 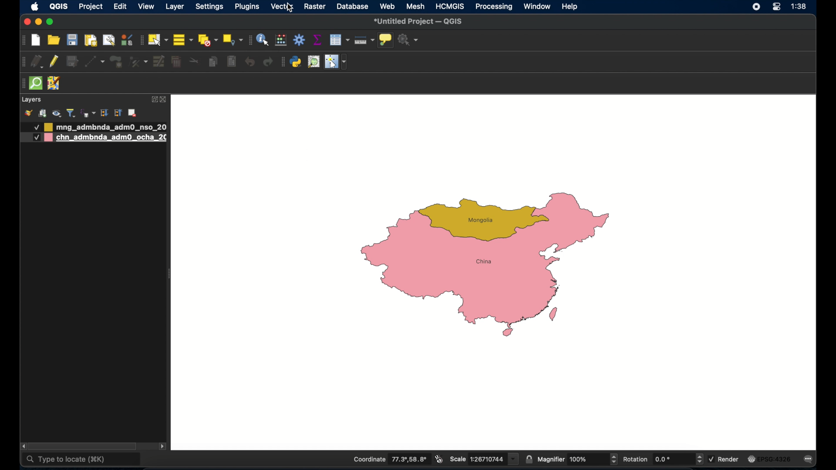 I want to click on paste features, so click(x=233, y=62).